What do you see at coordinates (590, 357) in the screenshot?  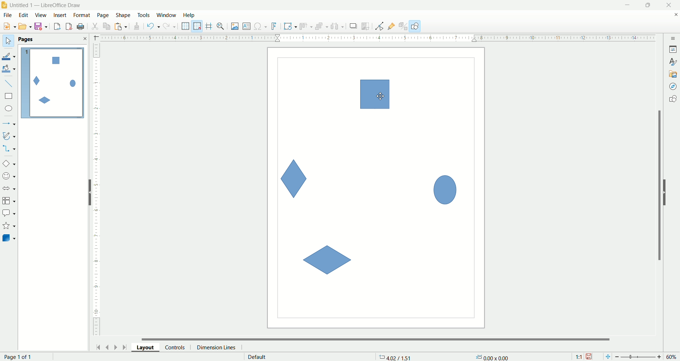 I see `save` at bounding box center [590, 357].